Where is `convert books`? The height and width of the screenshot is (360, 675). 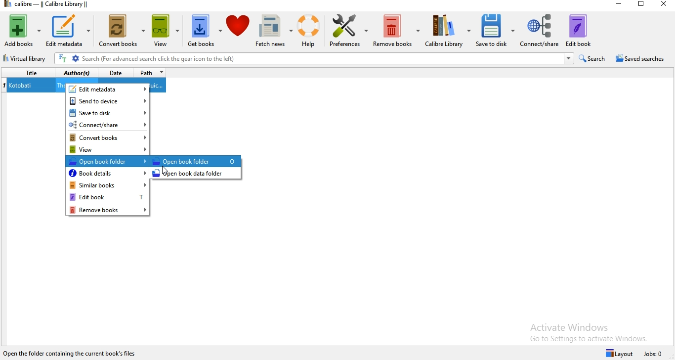 convert books is located at coordinates (122, 32).